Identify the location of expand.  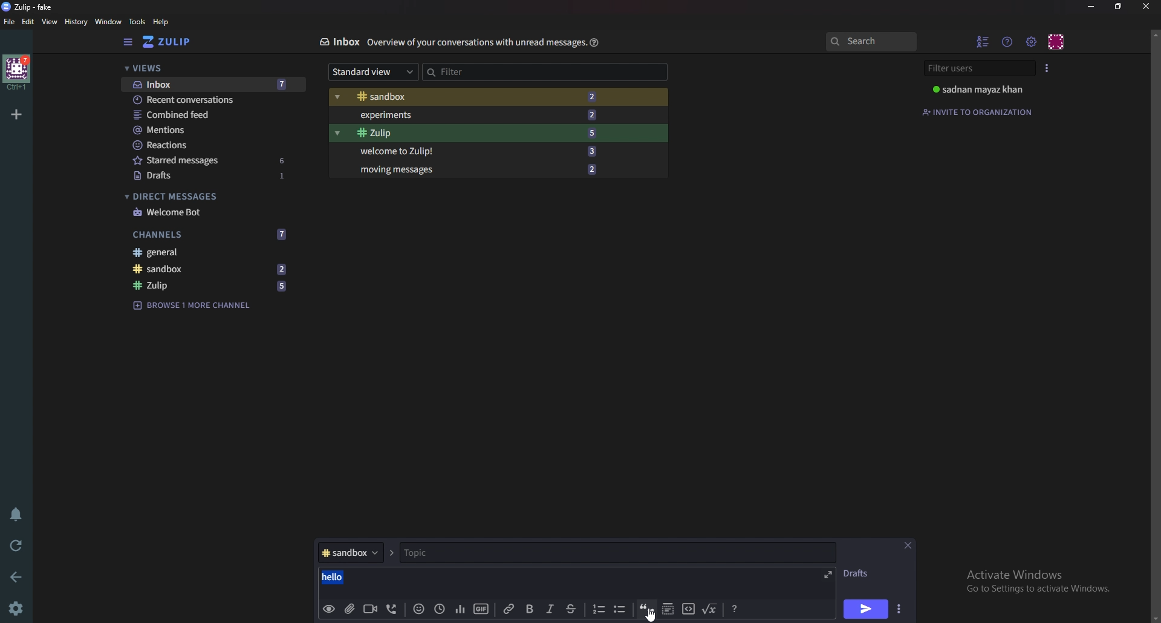
(828, 575).